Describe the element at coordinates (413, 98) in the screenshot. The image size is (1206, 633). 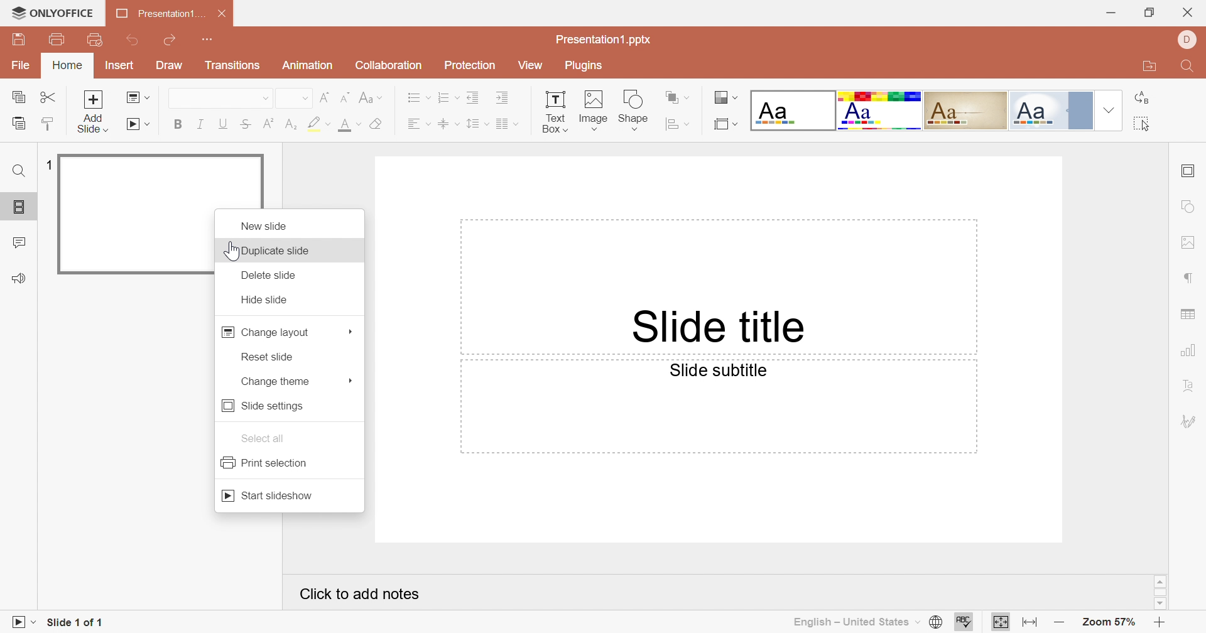
I see `Bullets` at that location.